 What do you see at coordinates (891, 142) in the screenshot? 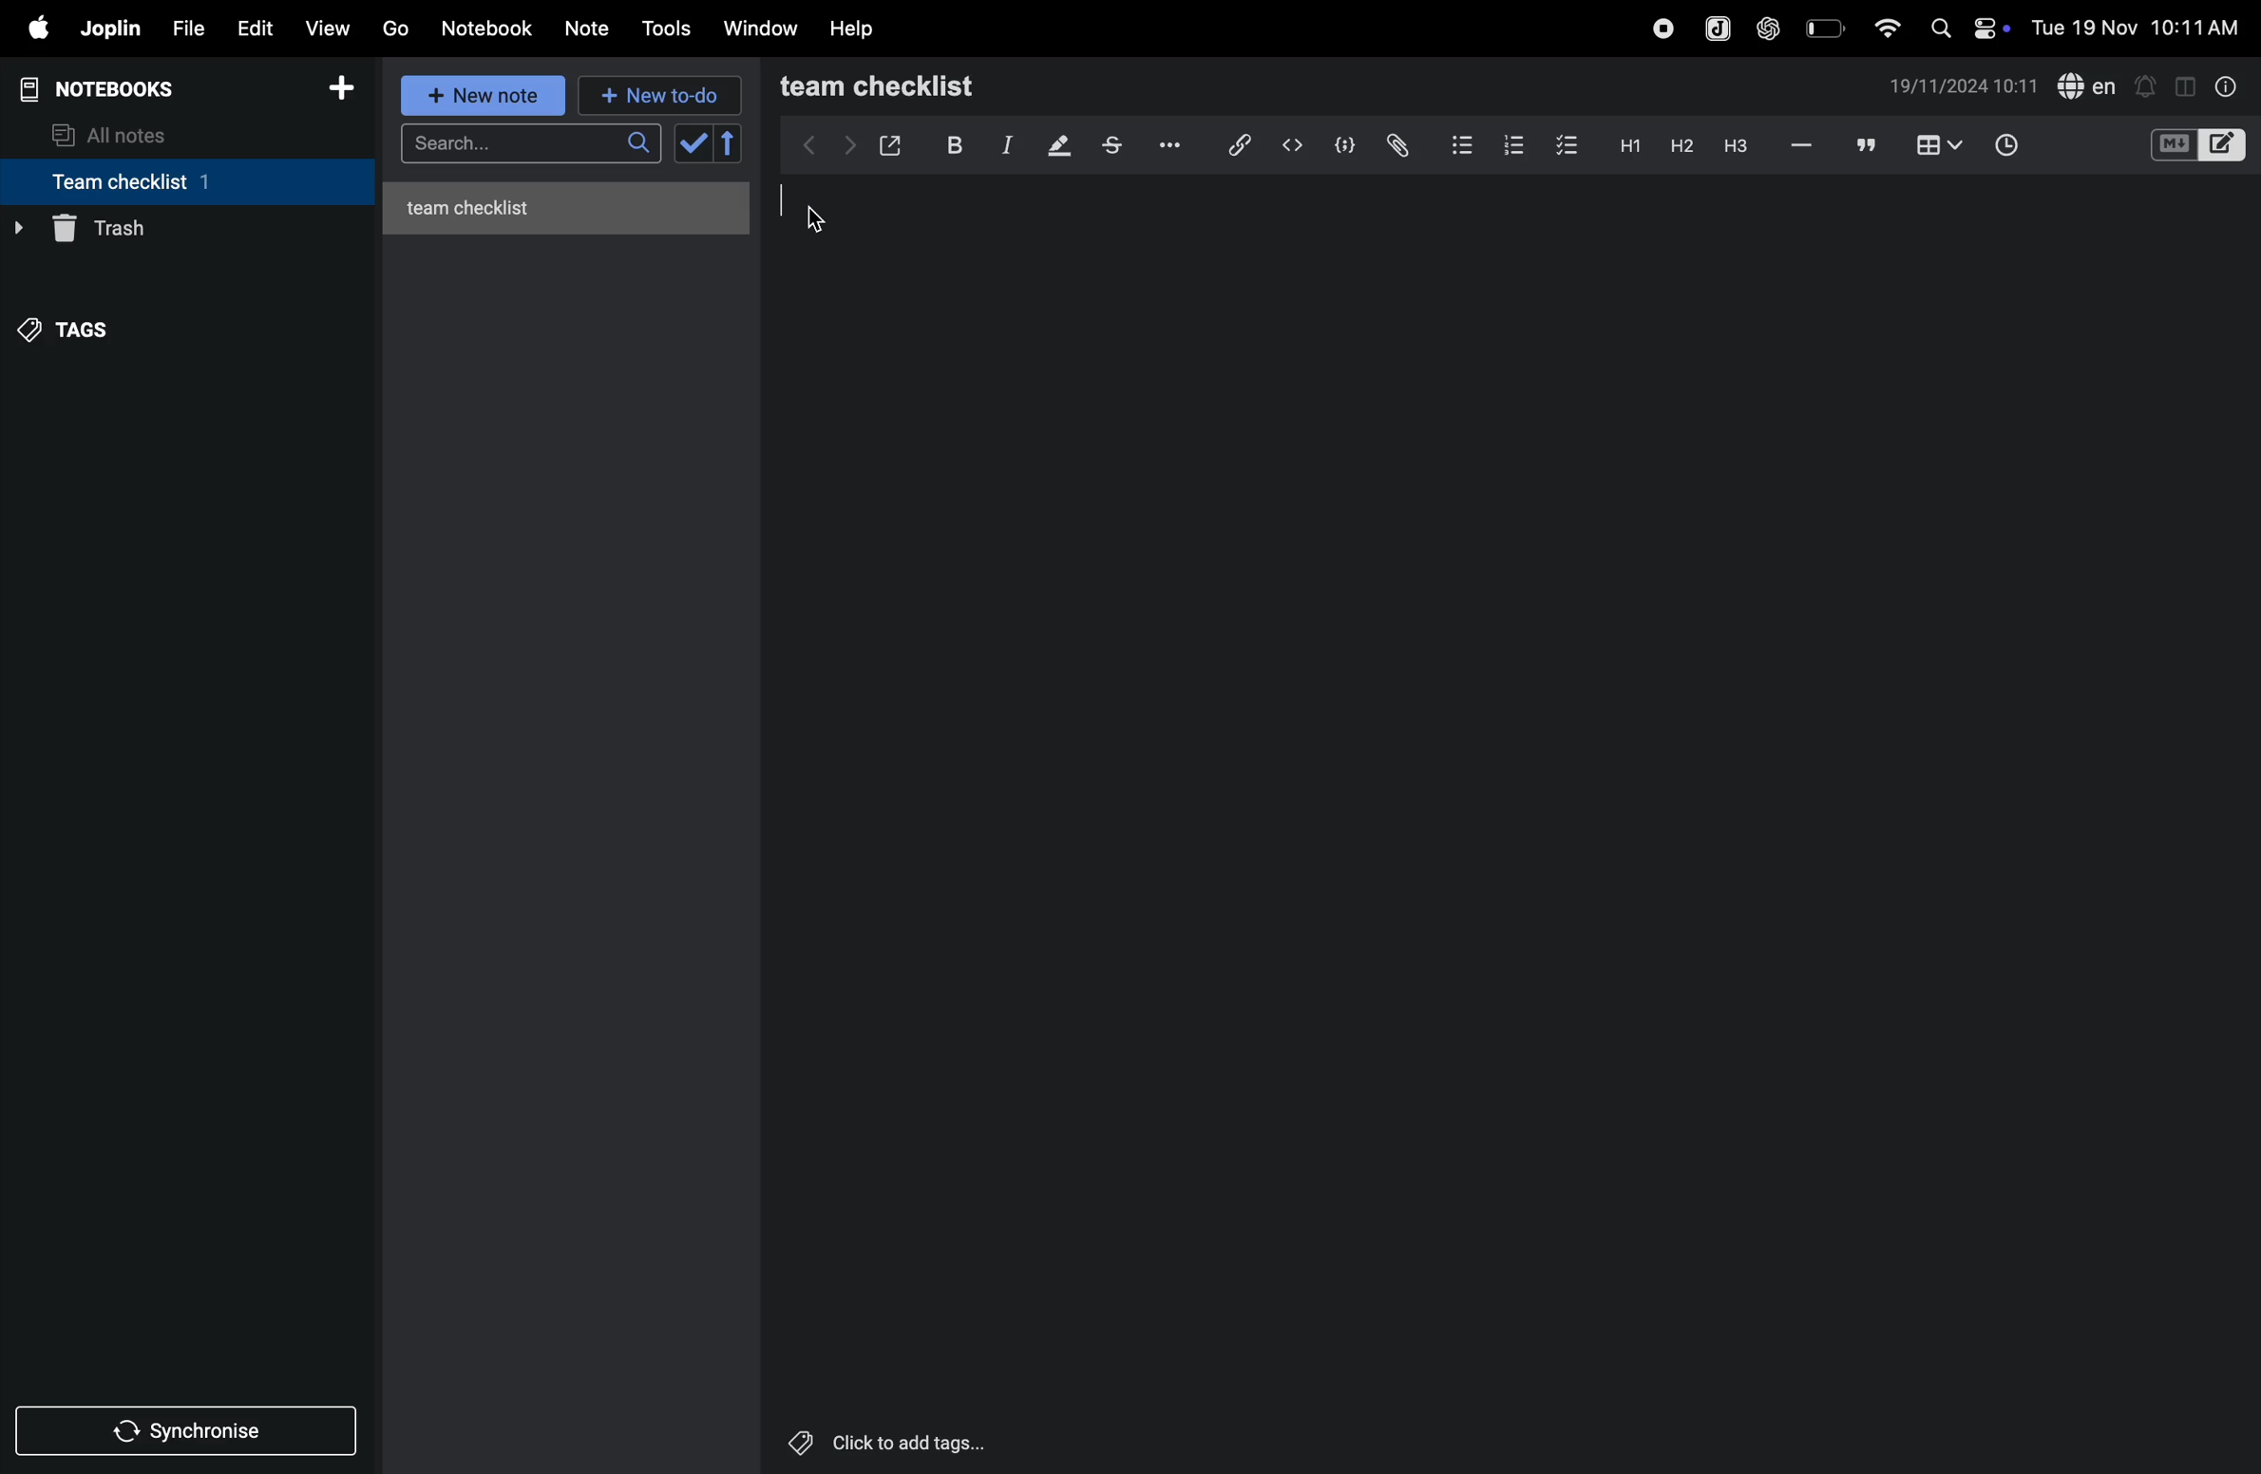
I see `open window` at bounding box center [891, 142].